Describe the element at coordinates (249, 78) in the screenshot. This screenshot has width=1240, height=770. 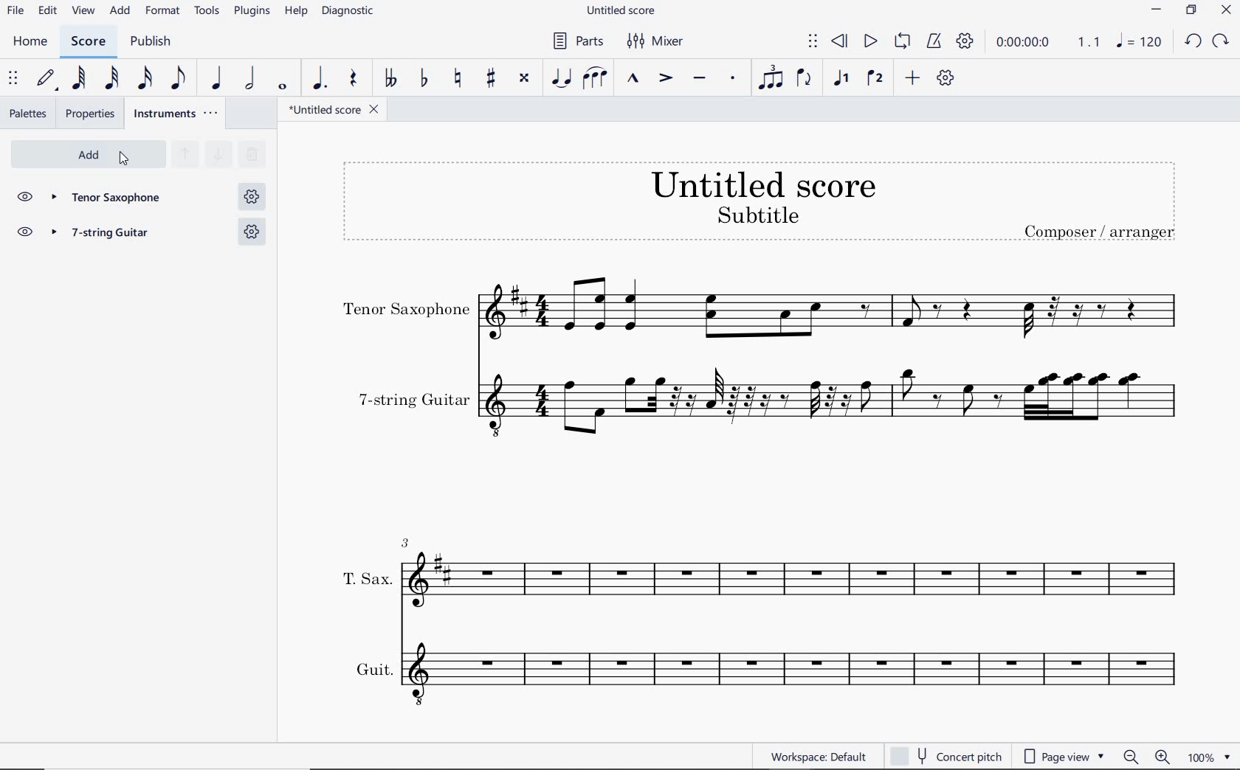
I see `HALF NOTE` at that location.